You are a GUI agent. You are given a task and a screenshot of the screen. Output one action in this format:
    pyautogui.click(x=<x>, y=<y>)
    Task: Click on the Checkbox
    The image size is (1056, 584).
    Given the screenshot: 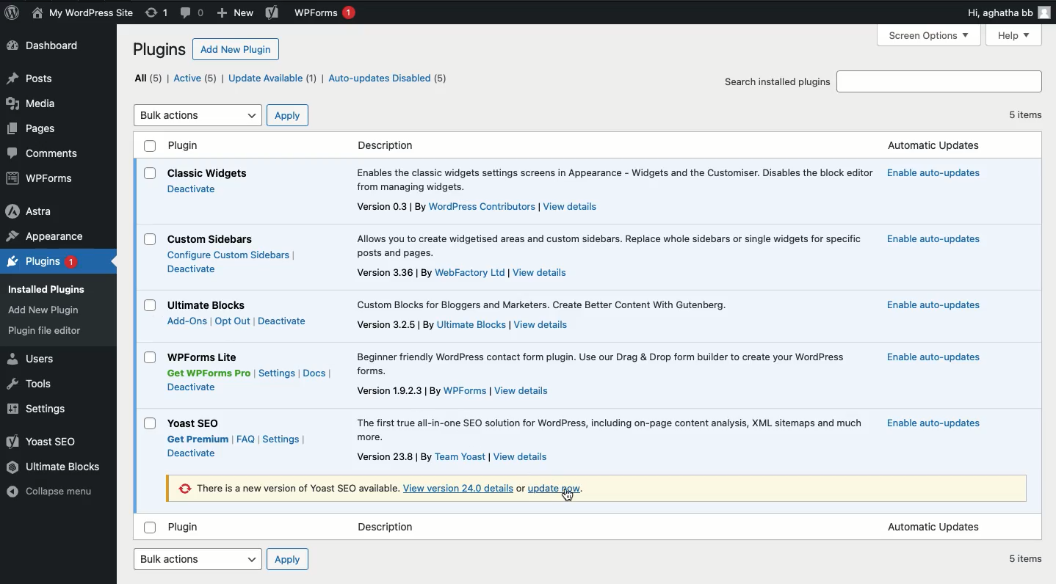 What is the action you would take?
    pyautogui.click(x=151, y=424)
    